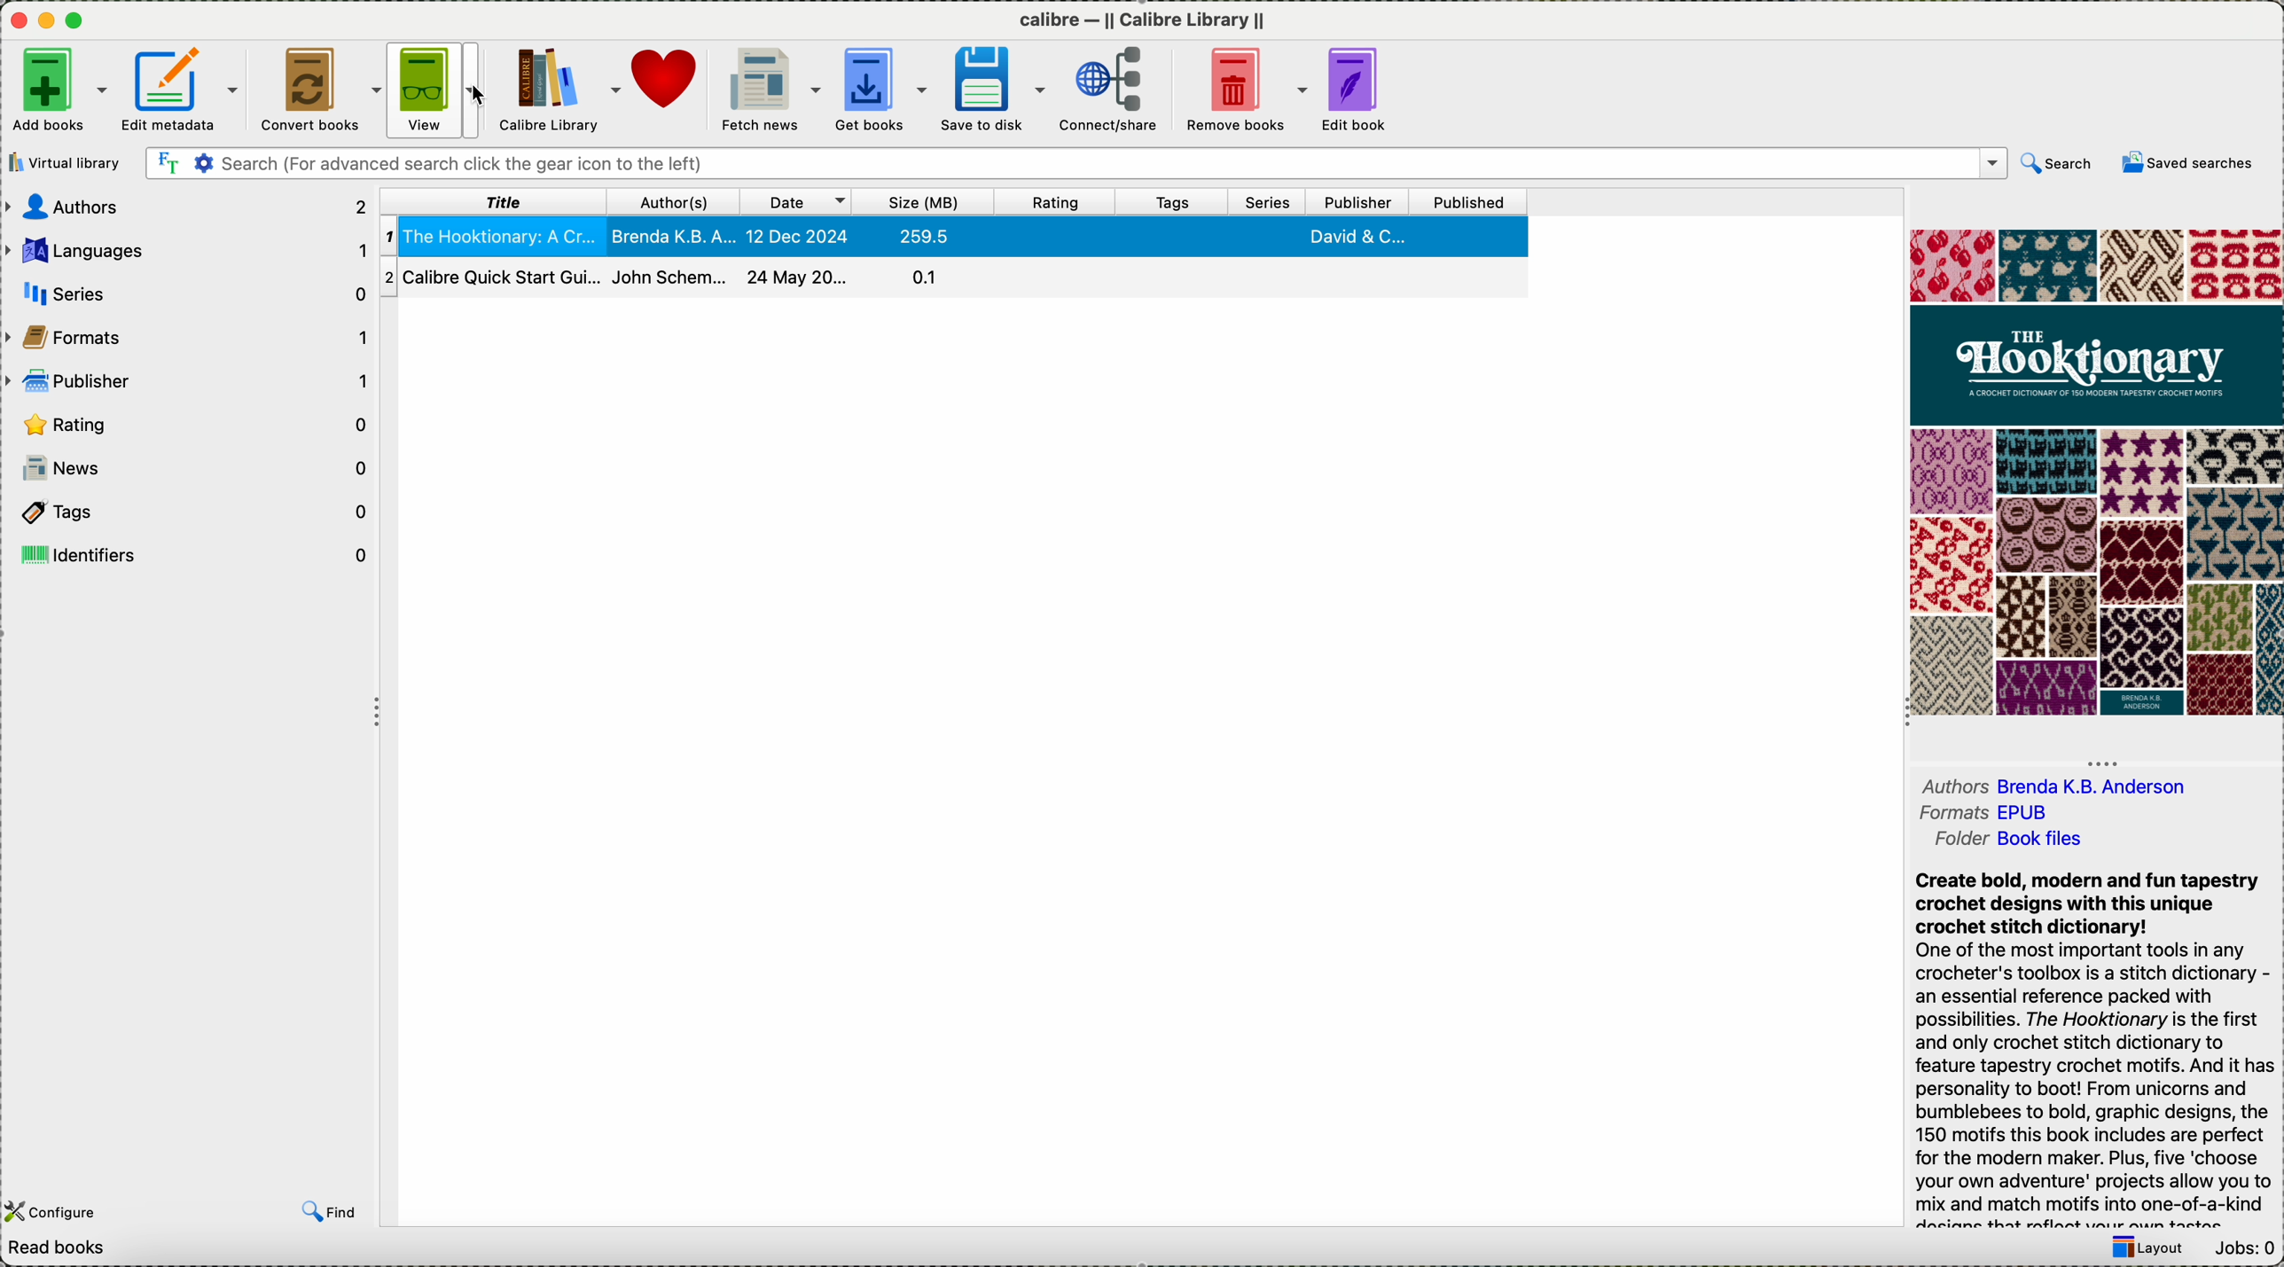  Describe the element at coordinates (181, 89) in the screenshot. I see `edit metadata` at that location.